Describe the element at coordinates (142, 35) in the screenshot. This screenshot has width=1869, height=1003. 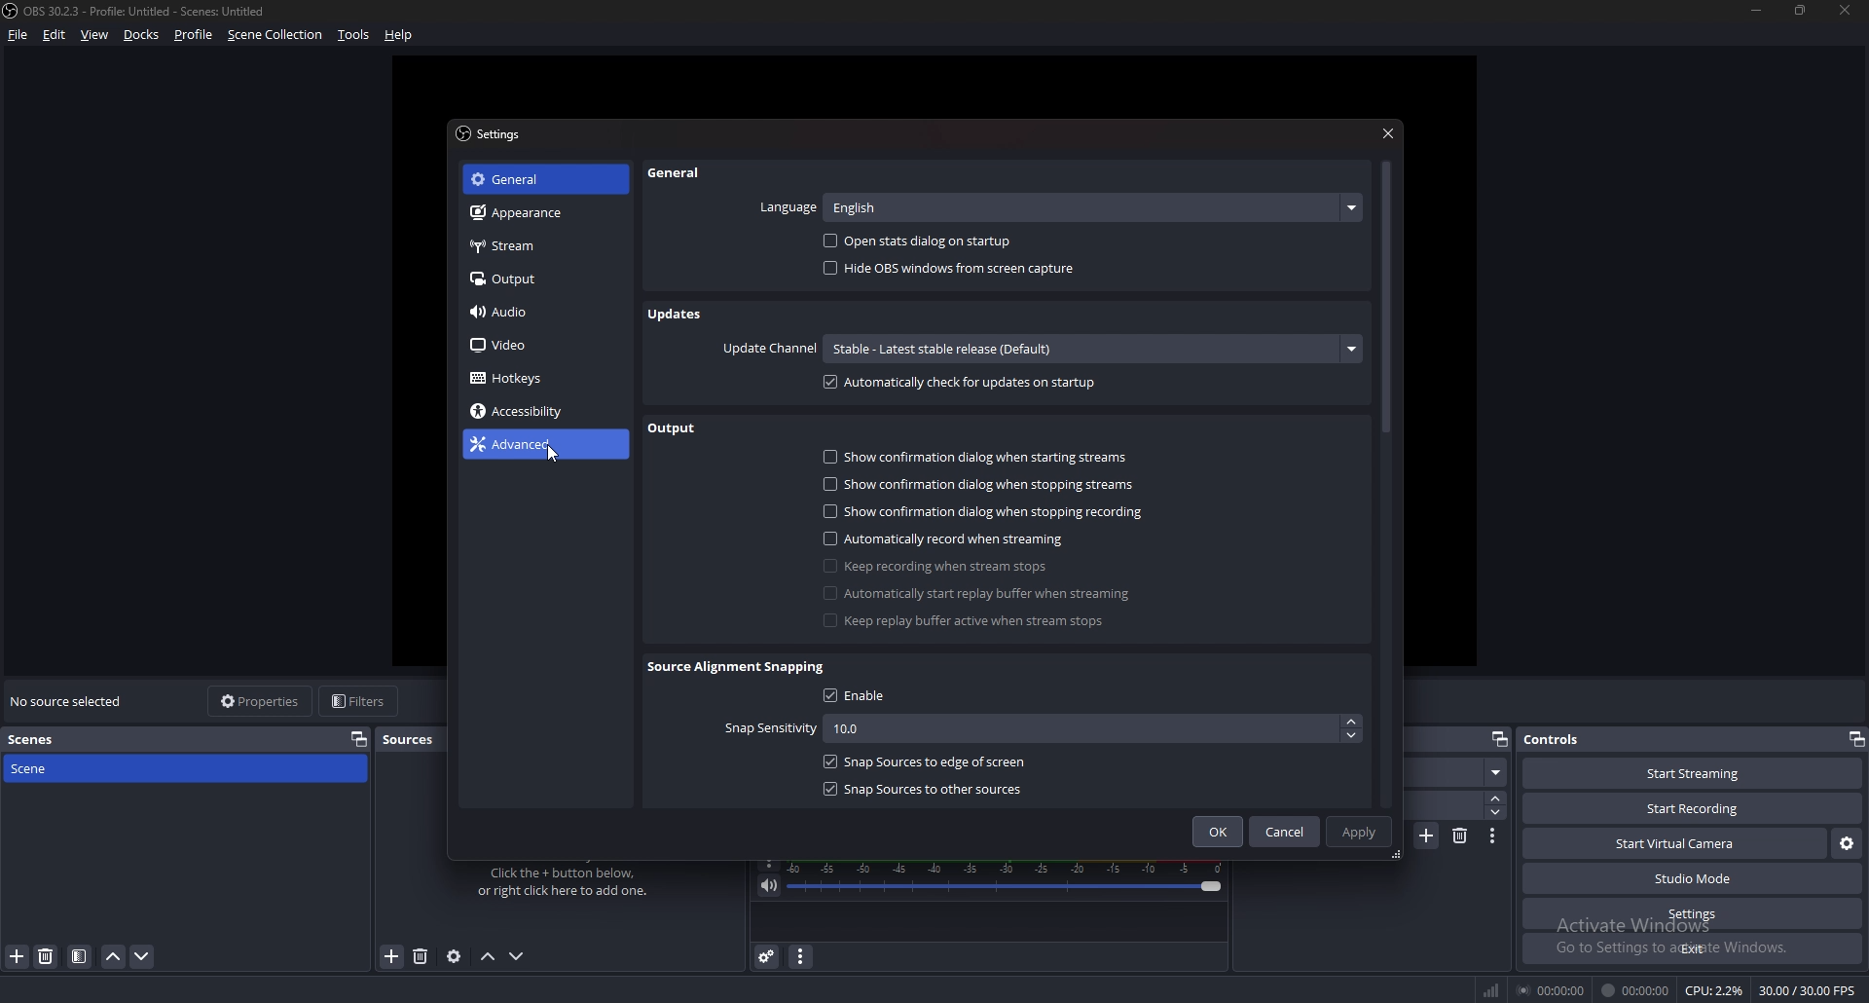
I see `docks` at that location.